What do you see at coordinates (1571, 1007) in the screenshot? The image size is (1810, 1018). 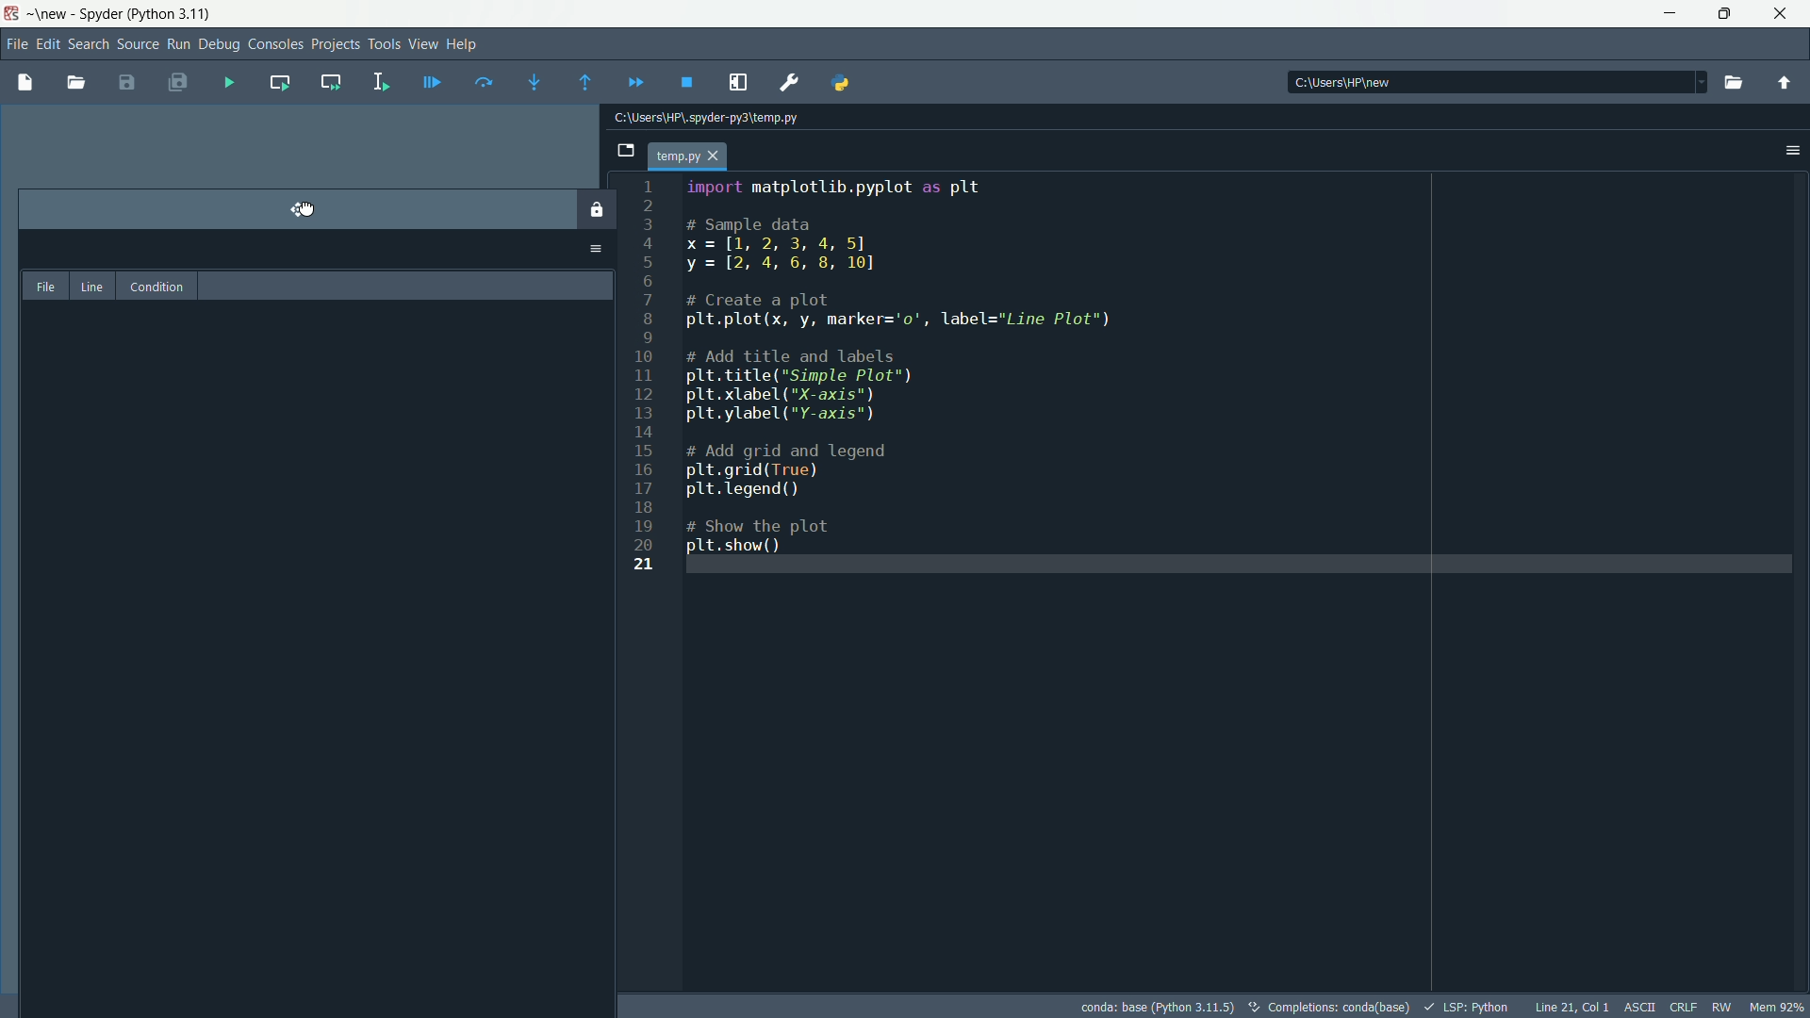 I see `line 21, Col 1` at bounding box center [1571, 1007].